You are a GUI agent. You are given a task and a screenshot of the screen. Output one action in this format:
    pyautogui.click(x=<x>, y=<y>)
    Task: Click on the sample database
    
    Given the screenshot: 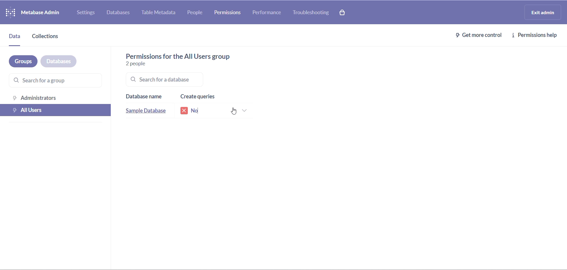 What is the action you would take?
    pyautogui.click(x=148, y=112)
    